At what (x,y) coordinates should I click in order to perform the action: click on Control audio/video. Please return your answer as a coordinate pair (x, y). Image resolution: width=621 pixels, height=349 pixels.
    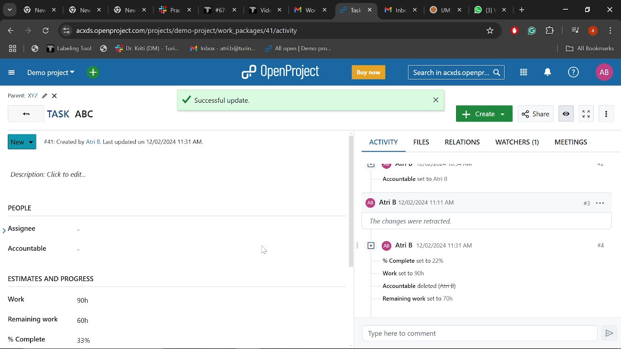
    Looking at the image, I should click on (574, 30).